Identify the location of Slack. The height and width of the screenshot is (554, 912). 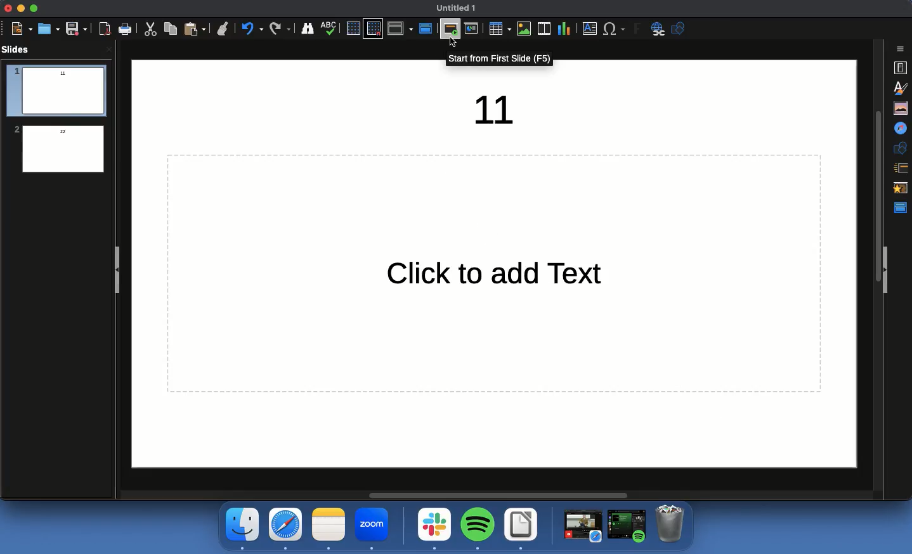
(435, 527).